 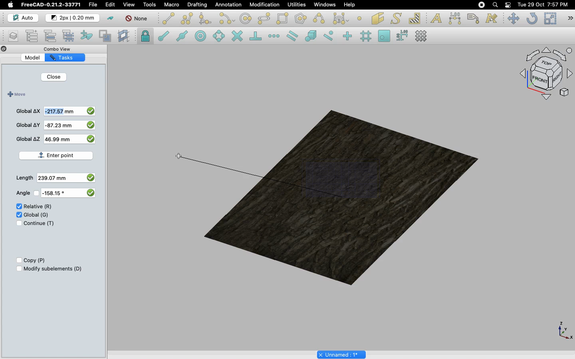 I want to click on Object selected, so click(x=337, y=194).